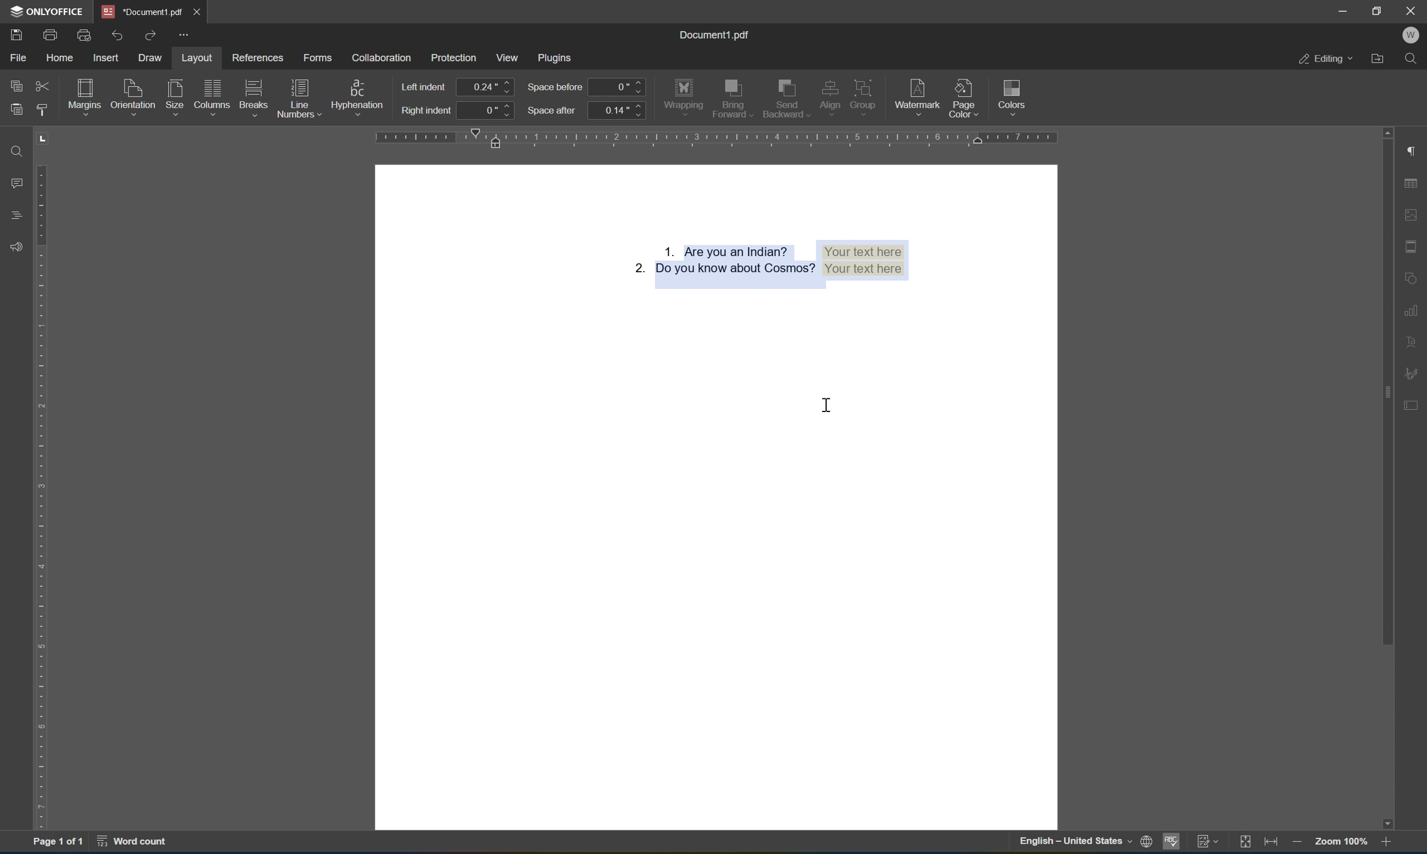 This screenshot has width=1427, height=854. I want to click on image settings, so click(1415, 215).